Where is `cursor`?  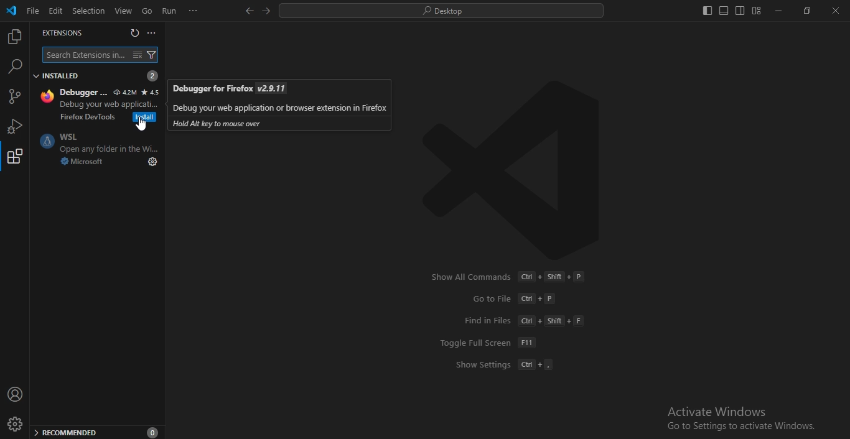 cursor is located at coordinates (141, 124).